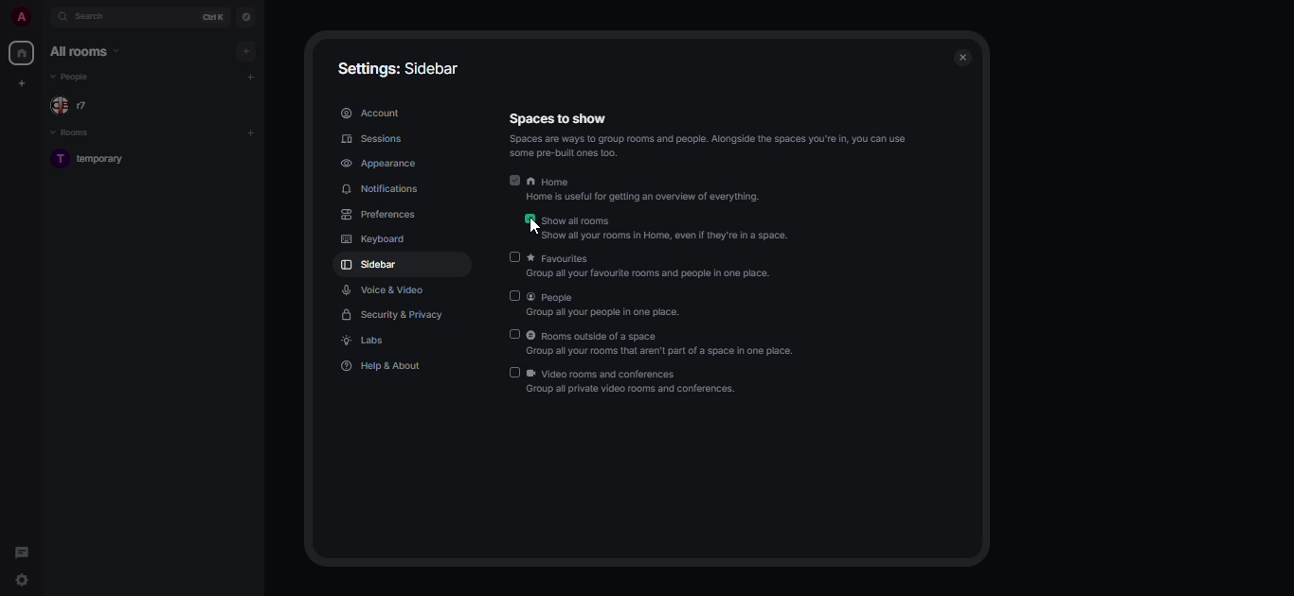 This screenshot has width=1294, height=596. I want to click on search, so click(91, 18).